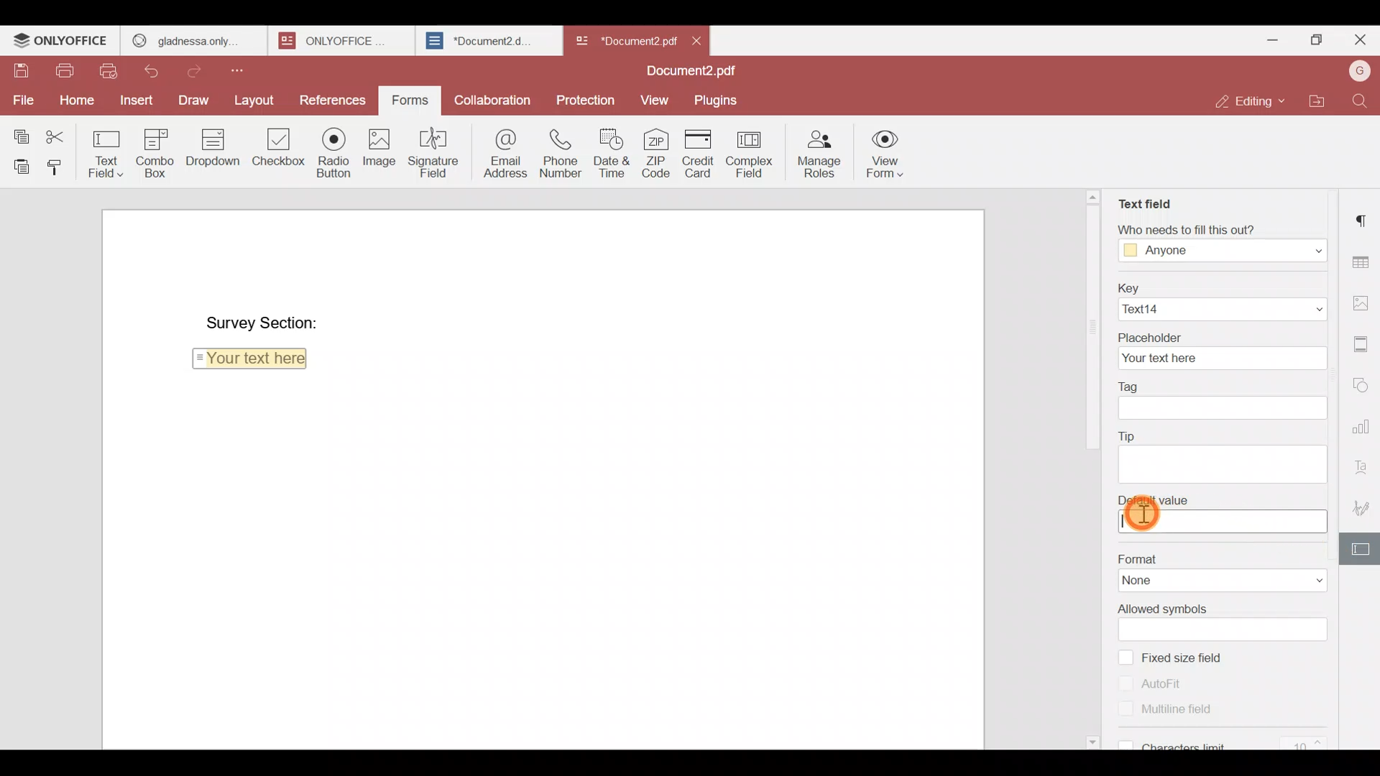 This screenshot has width=1380, height=776. What do you see at coordinates (1277, 40) in the screenshot?
I see `Minimize` at bounding box center [1277, 40].